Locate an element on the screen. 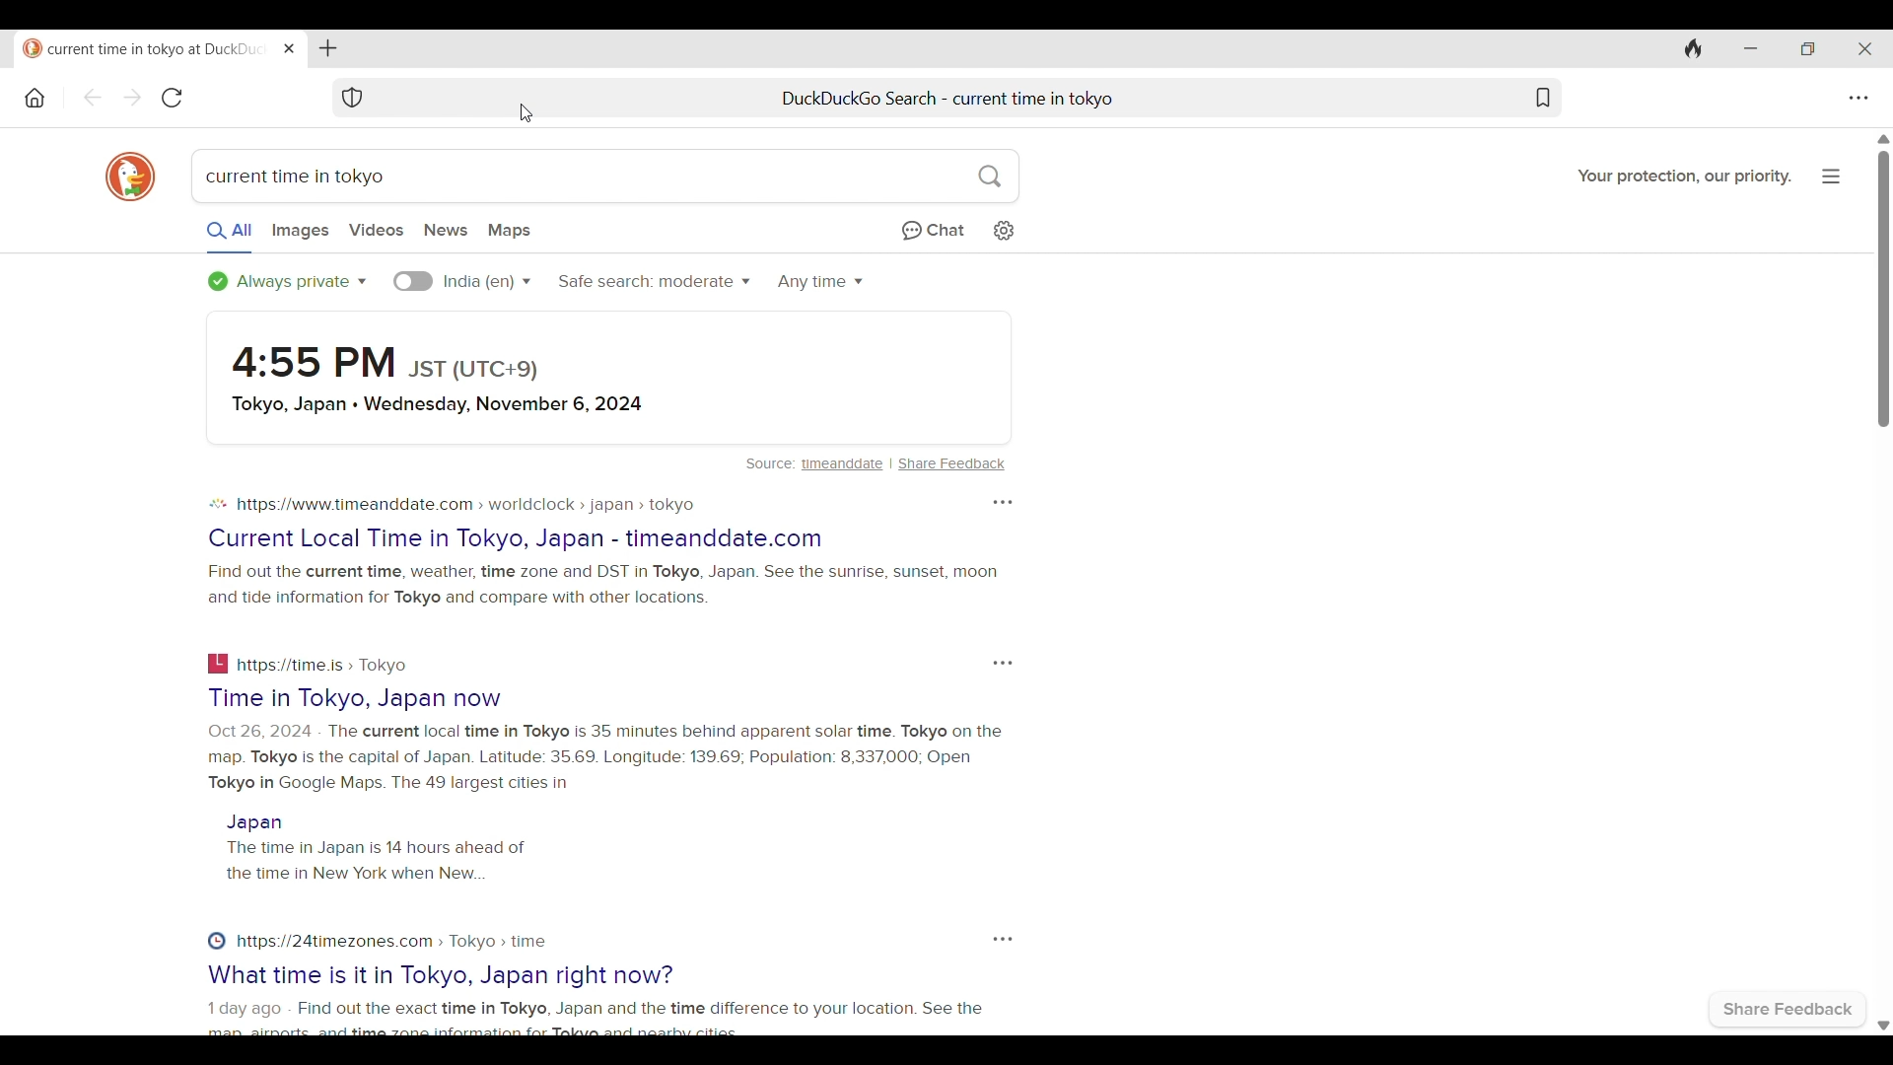  The time in Japan is 14 hours ahead of
the time in New York when New... is located at coordinates (379, 860).